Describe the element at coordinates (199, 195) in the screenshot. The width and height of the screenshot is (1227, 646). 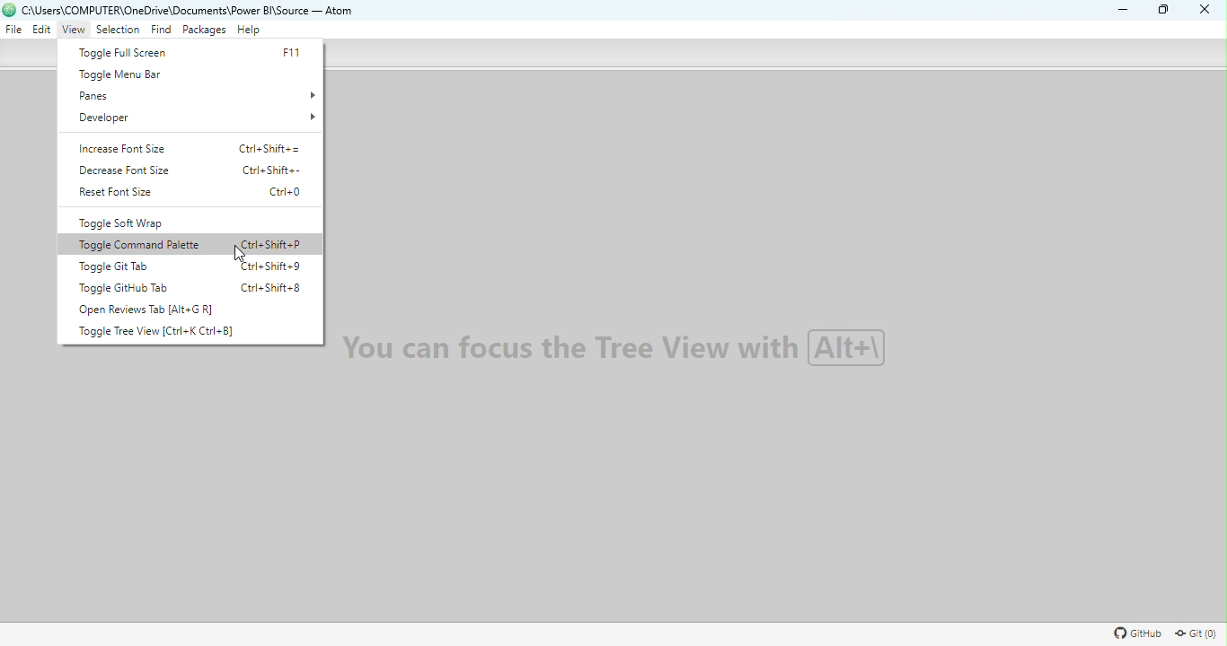
I see `Reset font size` at that location.